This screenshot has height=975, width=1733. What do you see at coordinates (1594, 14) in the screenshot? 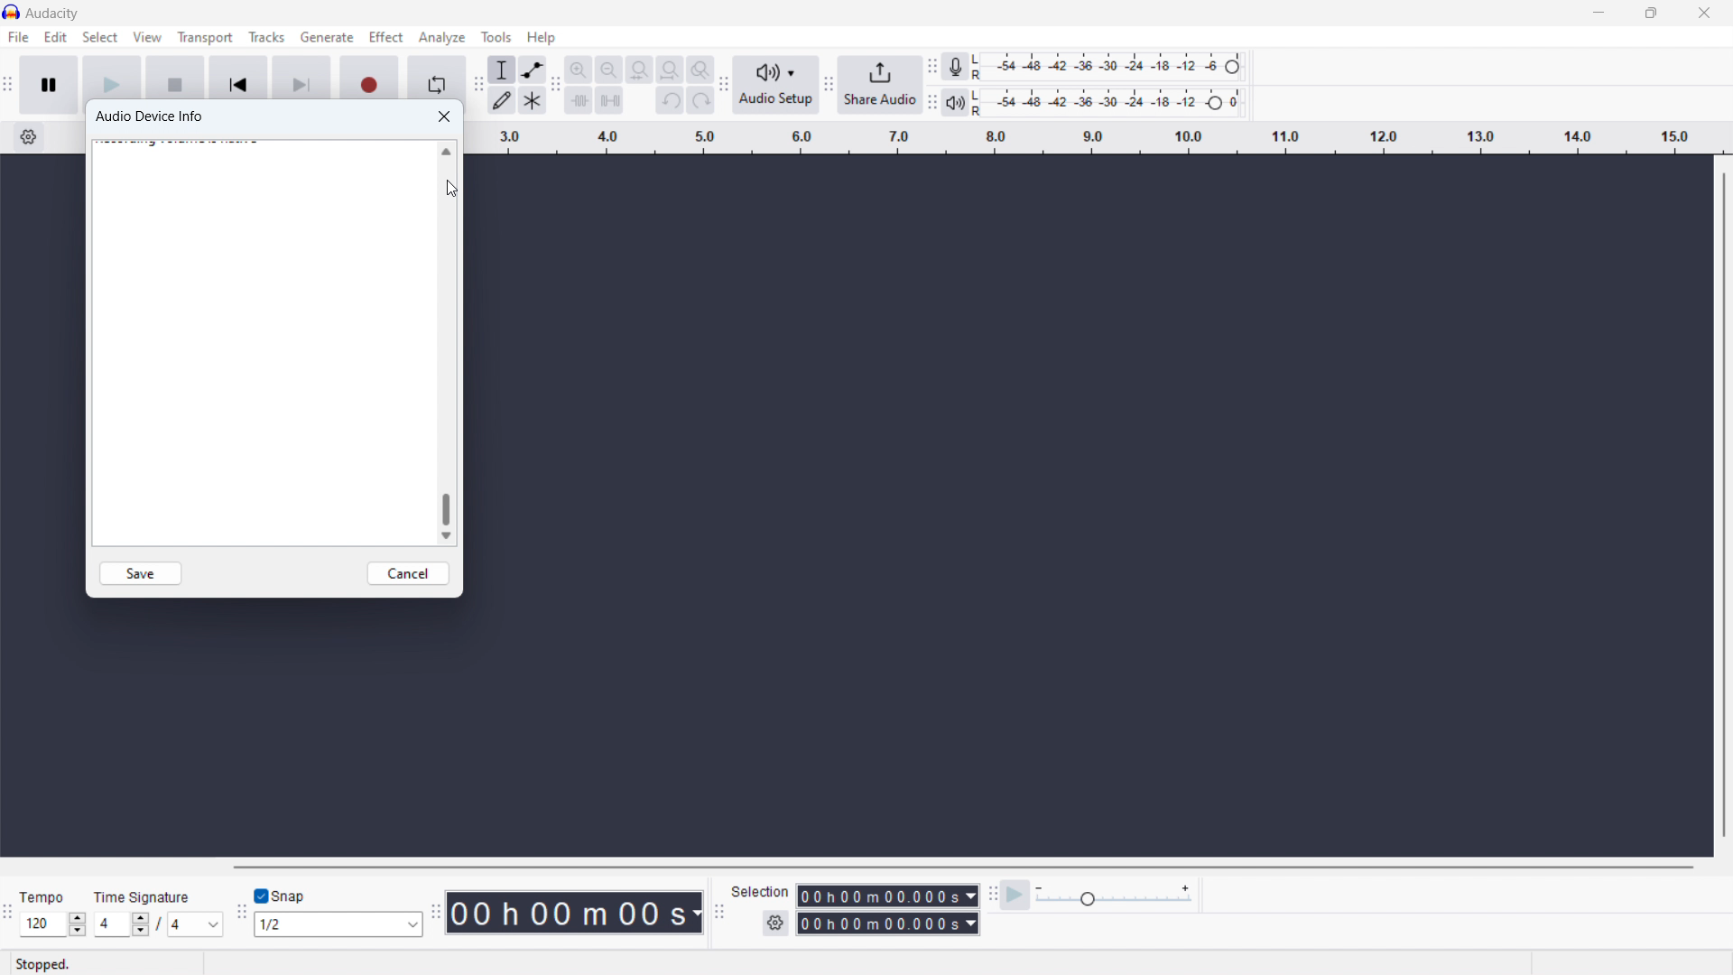
I see `minimize` at bounding box center [1594, 14].